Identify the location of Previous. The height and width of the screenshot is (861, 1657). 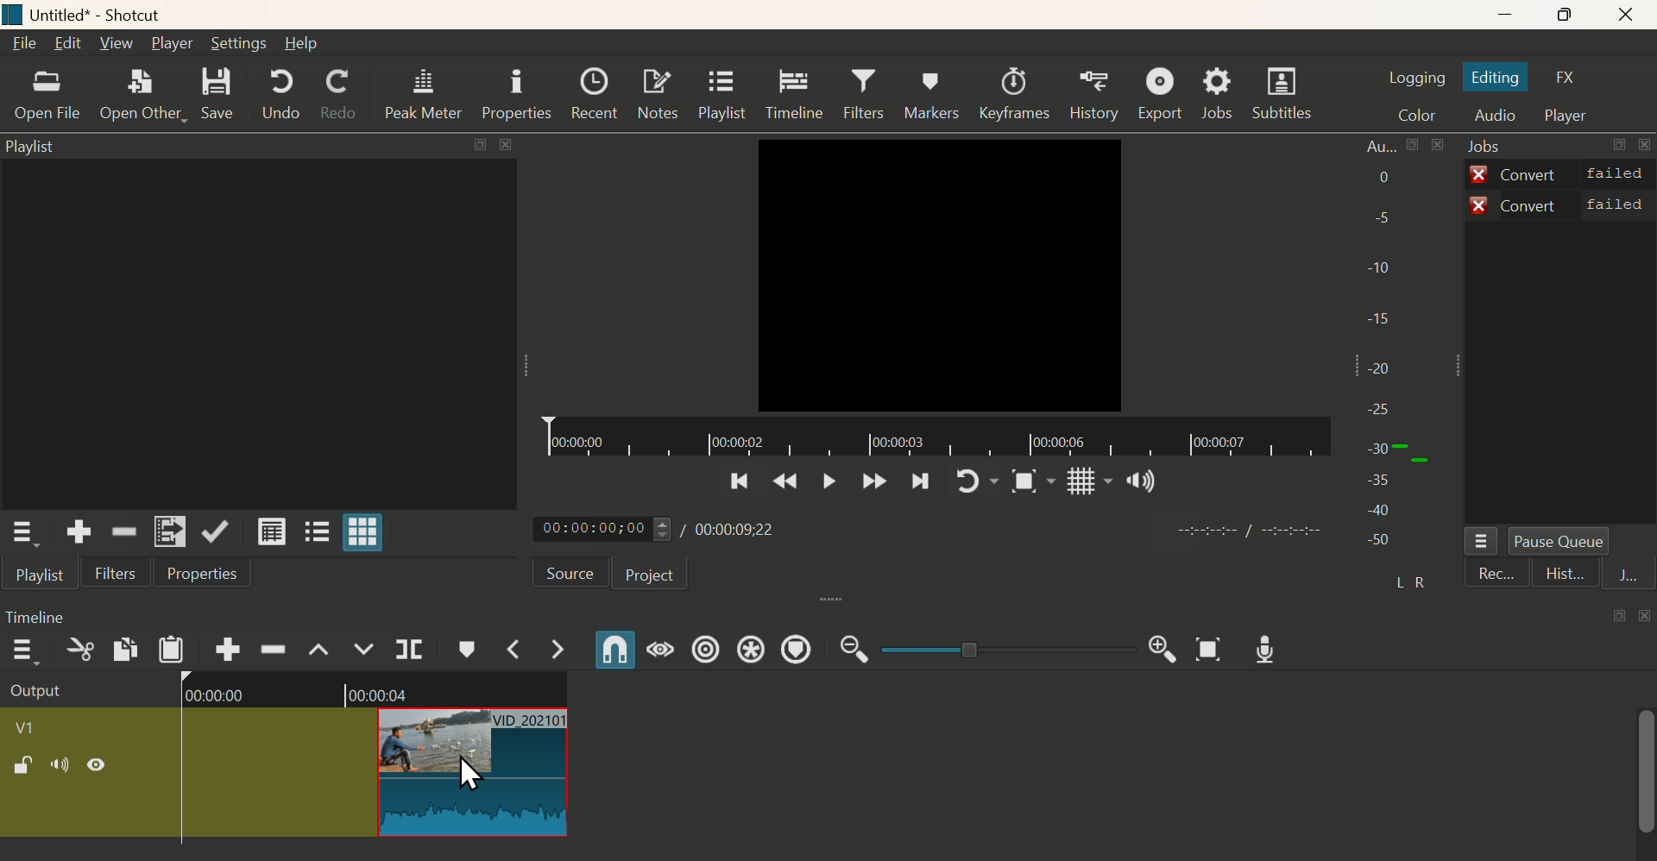
(785, 485).